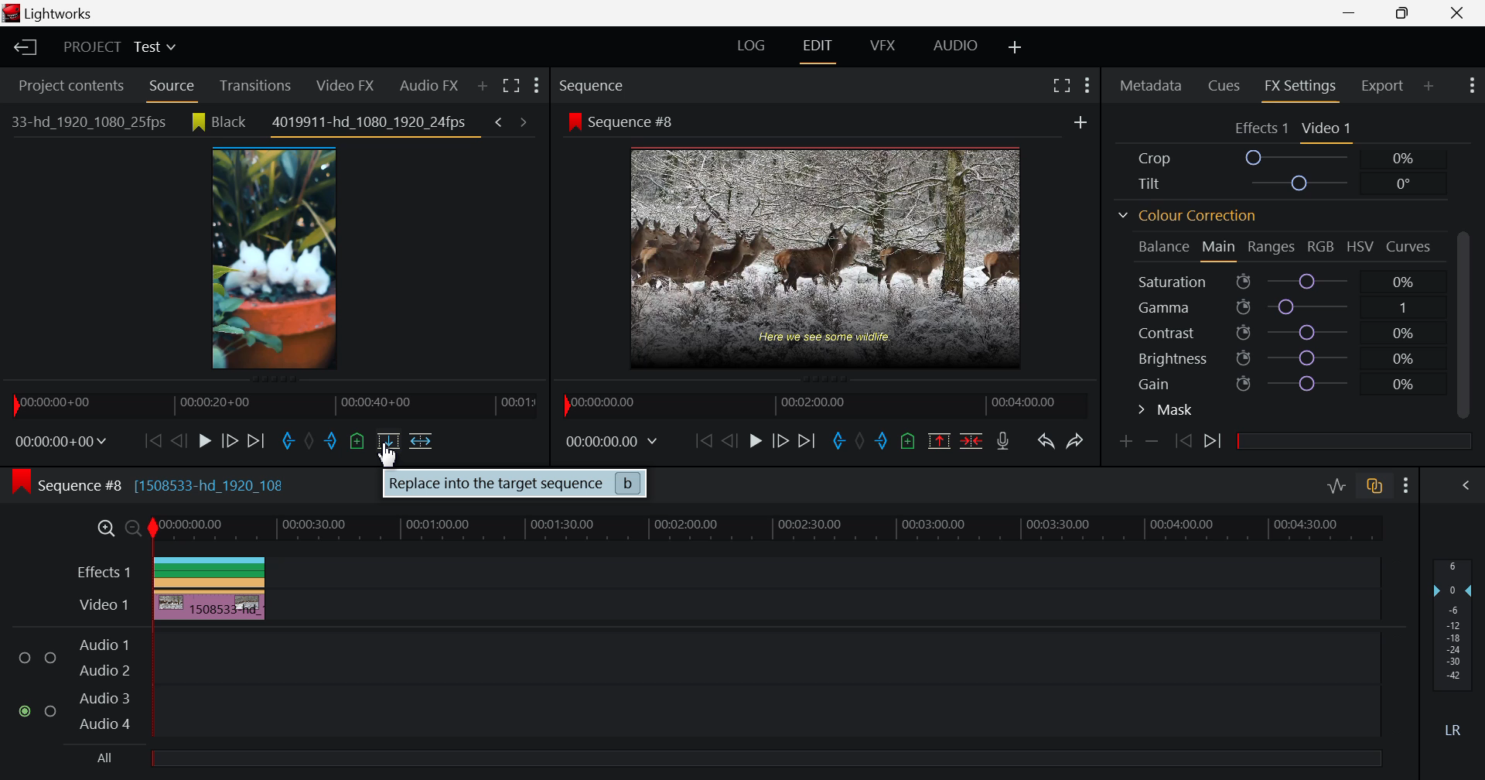 The height and width of the screenshot is (780, 1485). I want to click on Show Audio Mix, so click(1466, 484).